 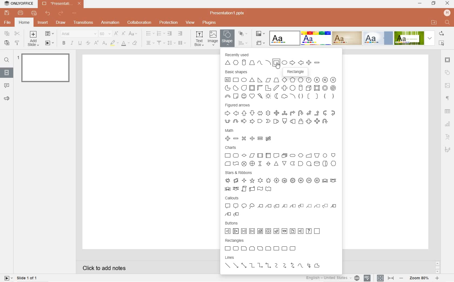 I want to click on Information Button, so click(x=268, y=231).